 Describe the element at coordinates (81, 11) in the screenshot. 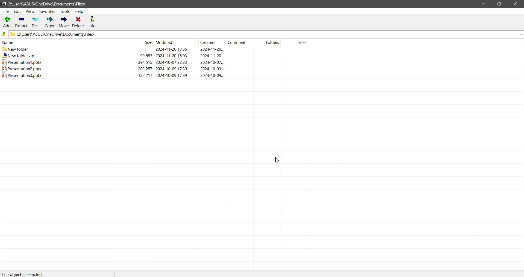

I see `Help` at that location.